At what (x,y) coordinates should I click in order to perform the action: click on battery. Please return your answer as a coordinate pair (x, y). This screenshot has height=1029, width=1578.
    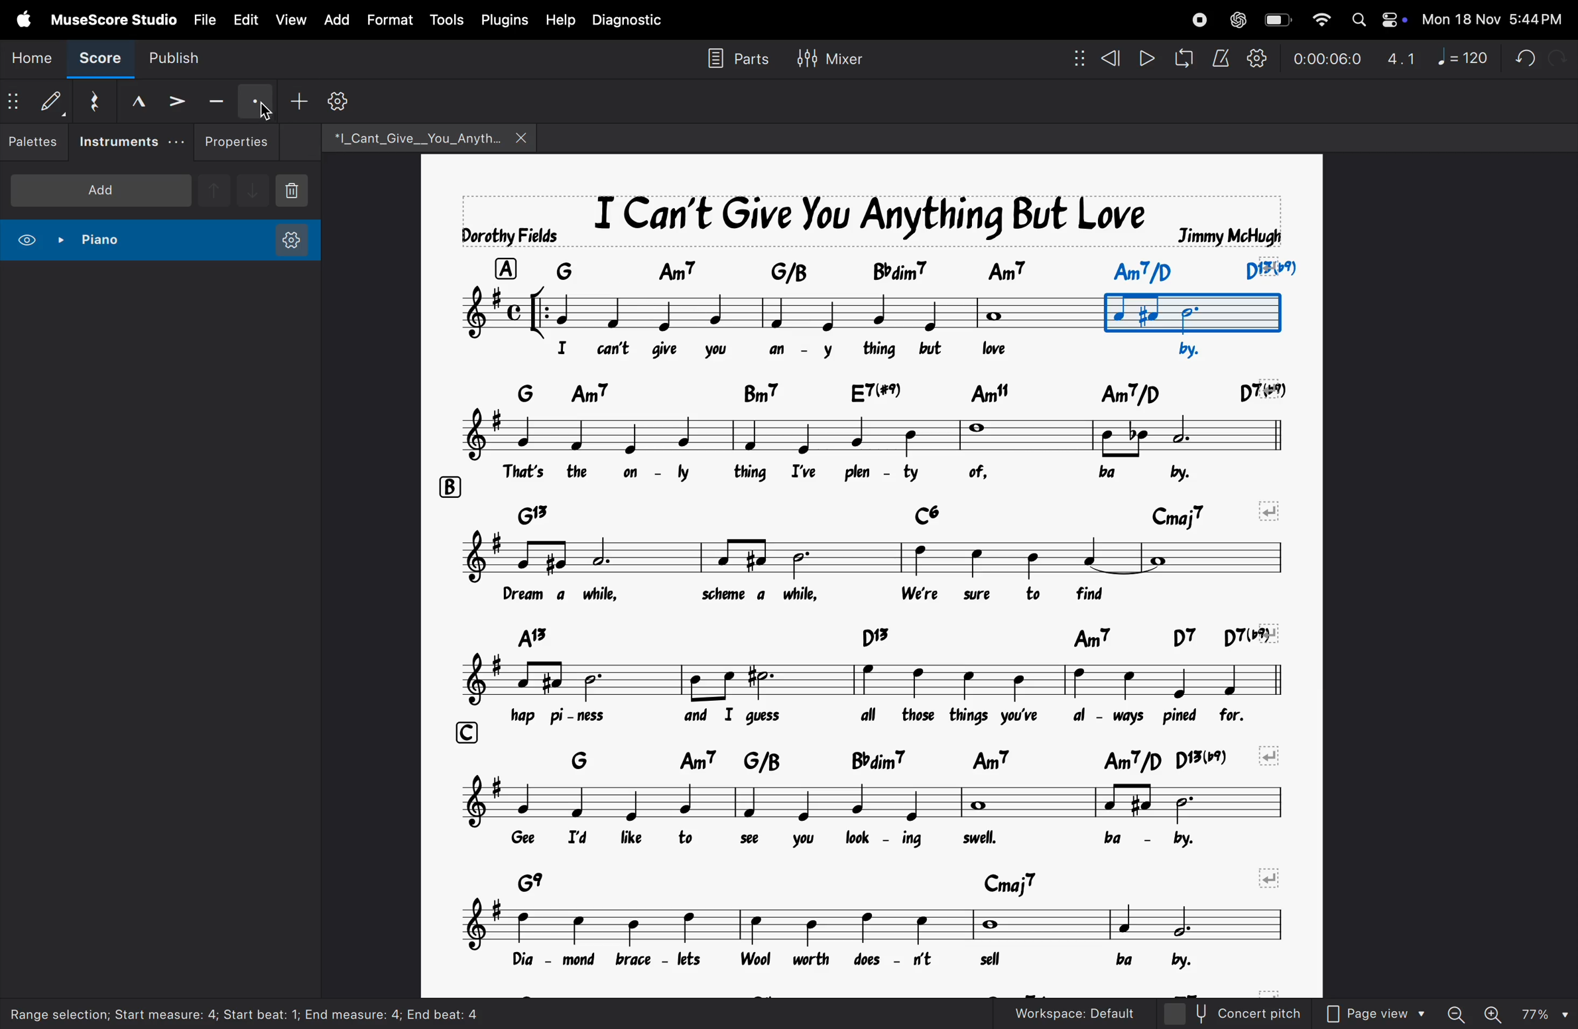
    Looking at the image, I should click on (1274, 19).